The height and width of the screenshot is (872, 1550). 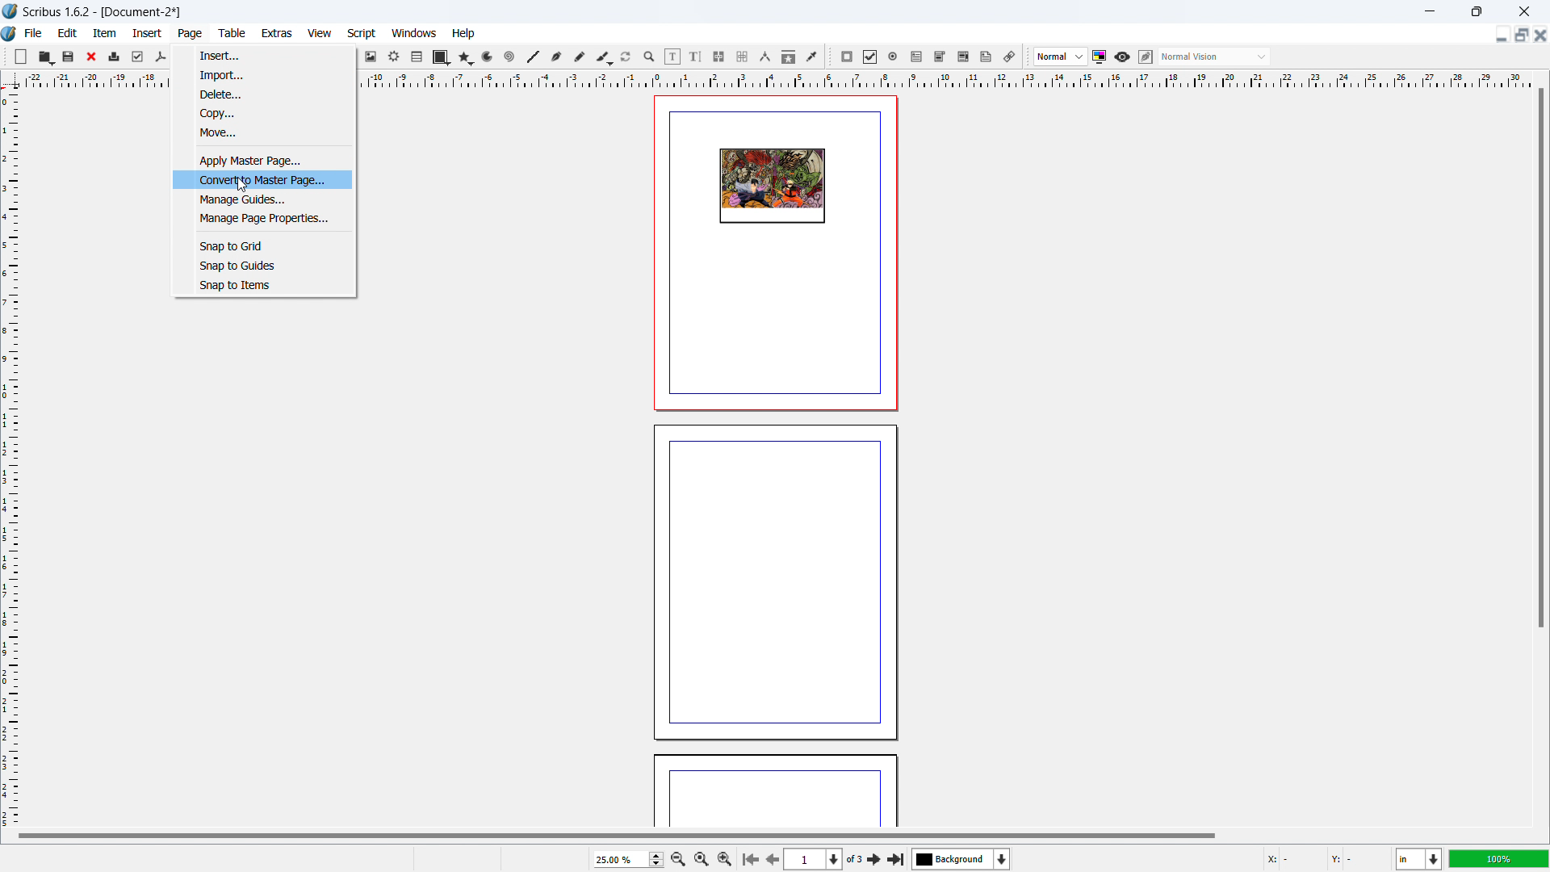 I want to click on unit of measurement, so click(x=1419, y=860).